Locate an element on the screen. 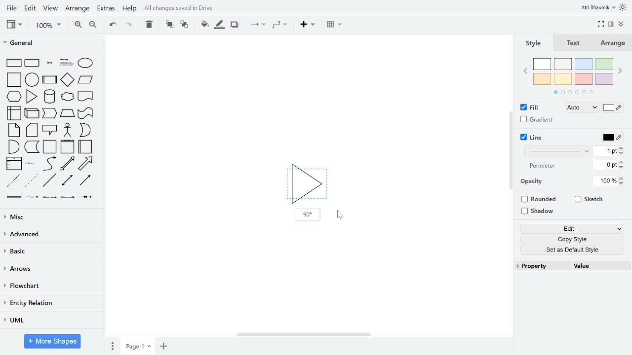 The width and height of the screenshot is (632, 355). bidirectional arrow is located at coordinates (67, 181).